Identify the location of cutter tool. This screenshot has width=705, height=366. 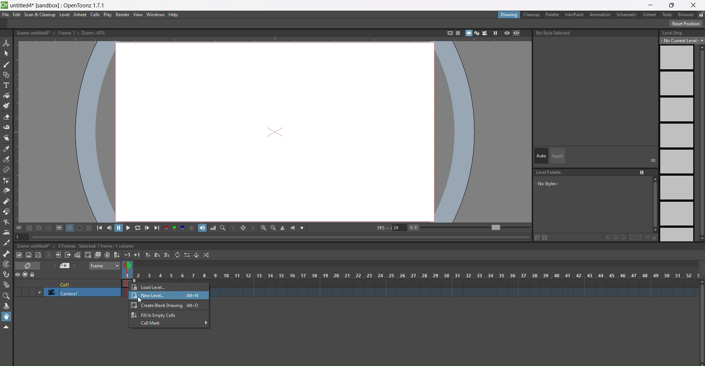
(6, 243).